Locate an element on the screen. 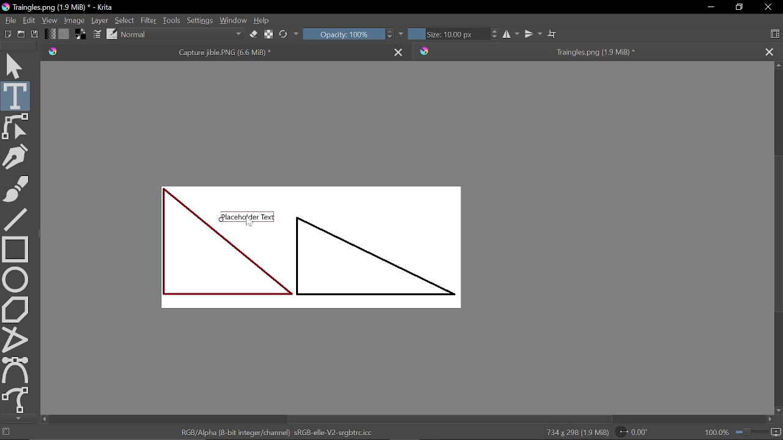 This screenshot has width=783, height=440. Vertical mirror is located at coordinates (532, 34).